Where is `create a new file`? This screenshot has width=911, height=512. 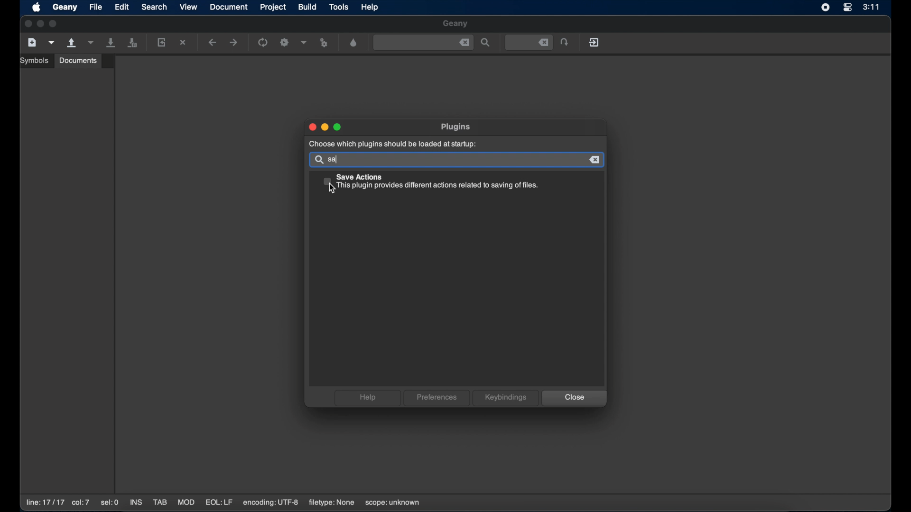
create a new file is located at coordinates (32, 43).